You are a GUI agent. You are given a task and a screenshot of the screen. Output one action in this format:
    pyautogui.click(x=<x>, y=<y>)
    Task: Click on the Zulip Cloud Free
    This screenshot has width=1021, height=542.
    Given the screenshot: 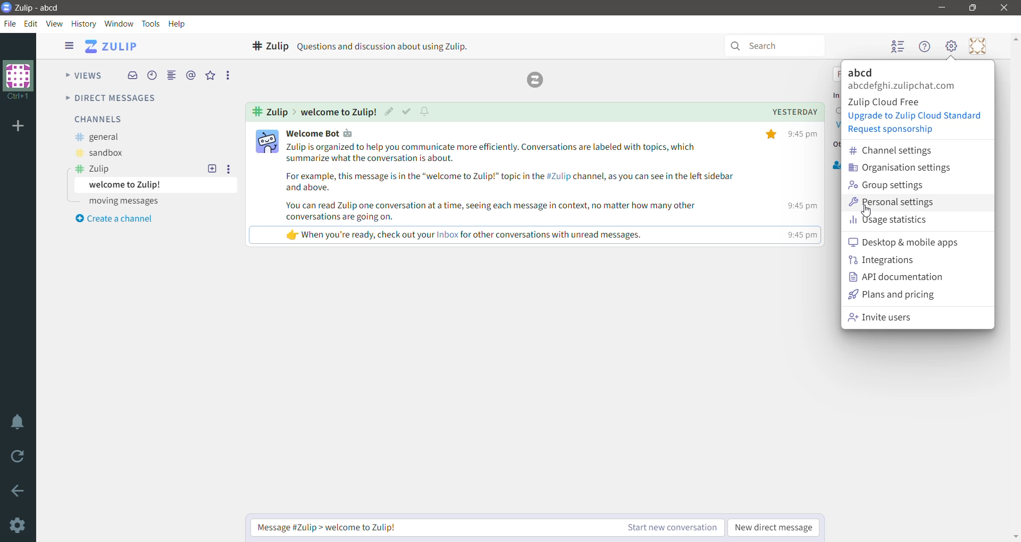 What is the action you would take?
    pyautogui.click(x=886, y=101)
    